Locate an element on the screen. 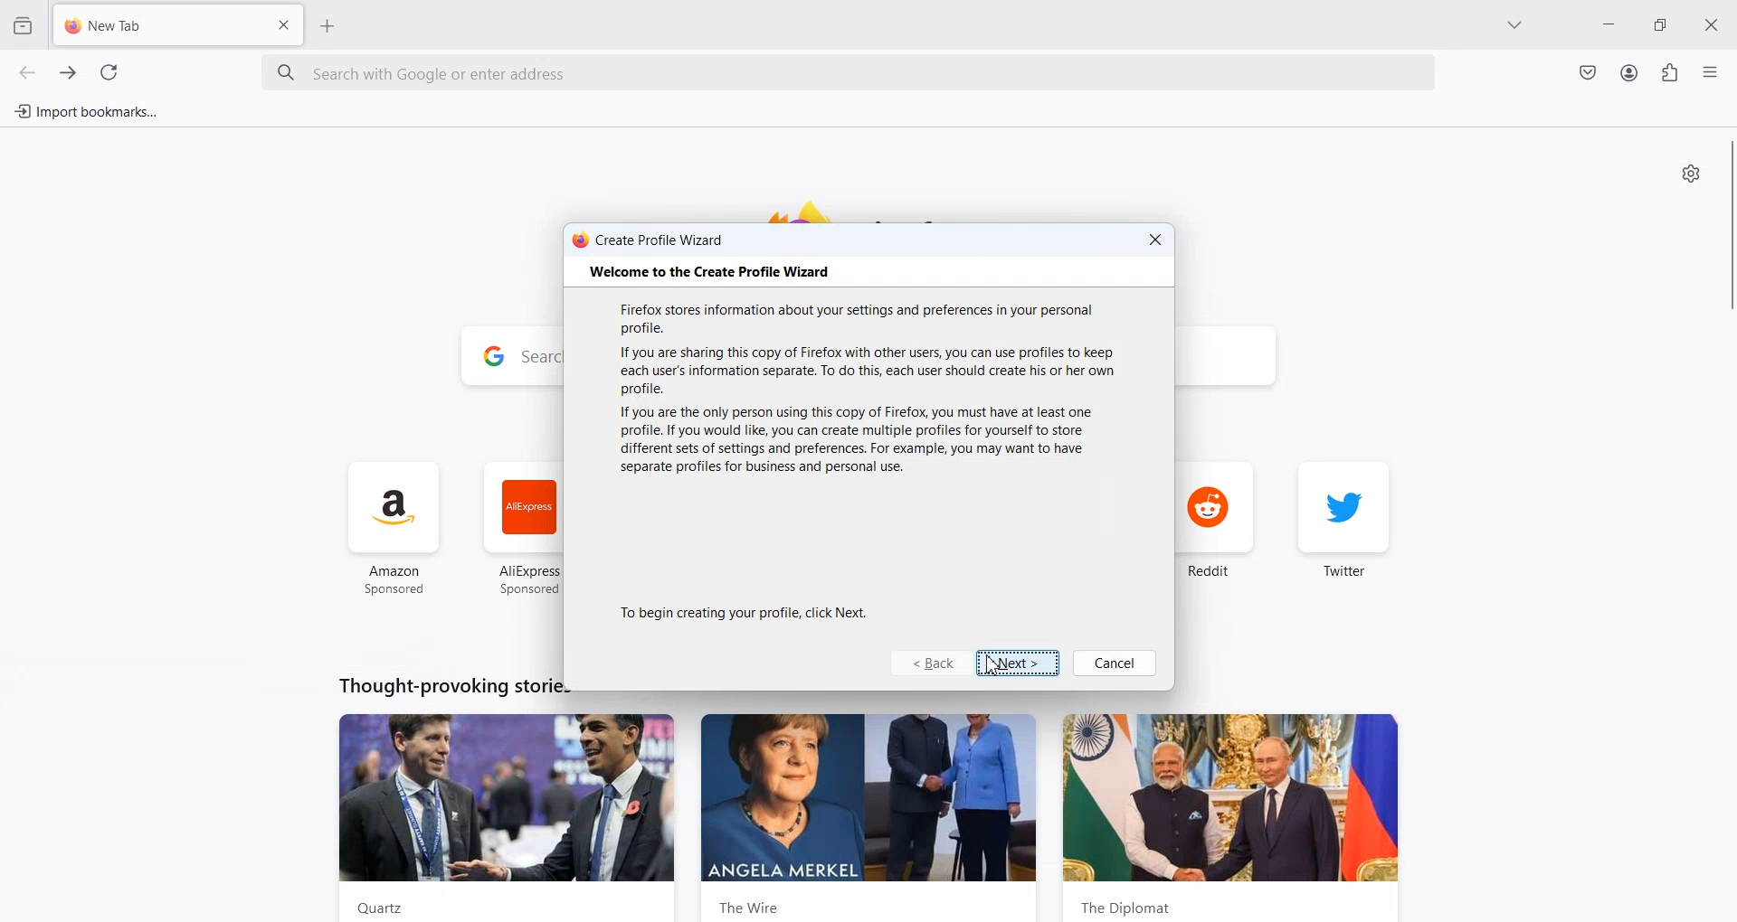 This screenshot has height=922, width=1737. Next is located at coordinates (1015, 664).